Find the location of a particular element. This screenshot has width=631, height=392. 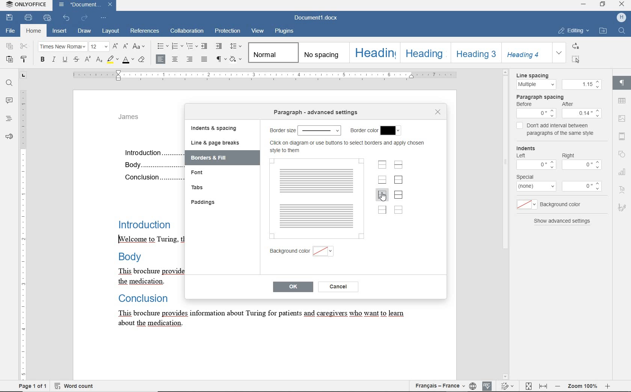

justified is located at coordinates (204, 59).